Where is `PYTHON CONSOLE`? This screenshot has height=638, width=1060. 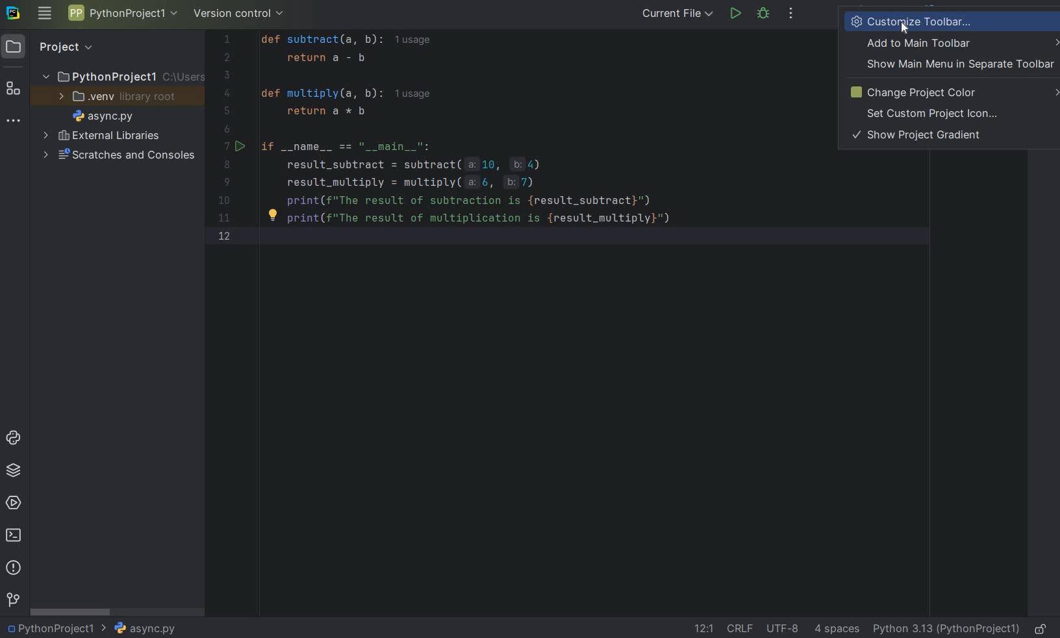
PYTHON CONSOLE is located at coordinates (15, 440).